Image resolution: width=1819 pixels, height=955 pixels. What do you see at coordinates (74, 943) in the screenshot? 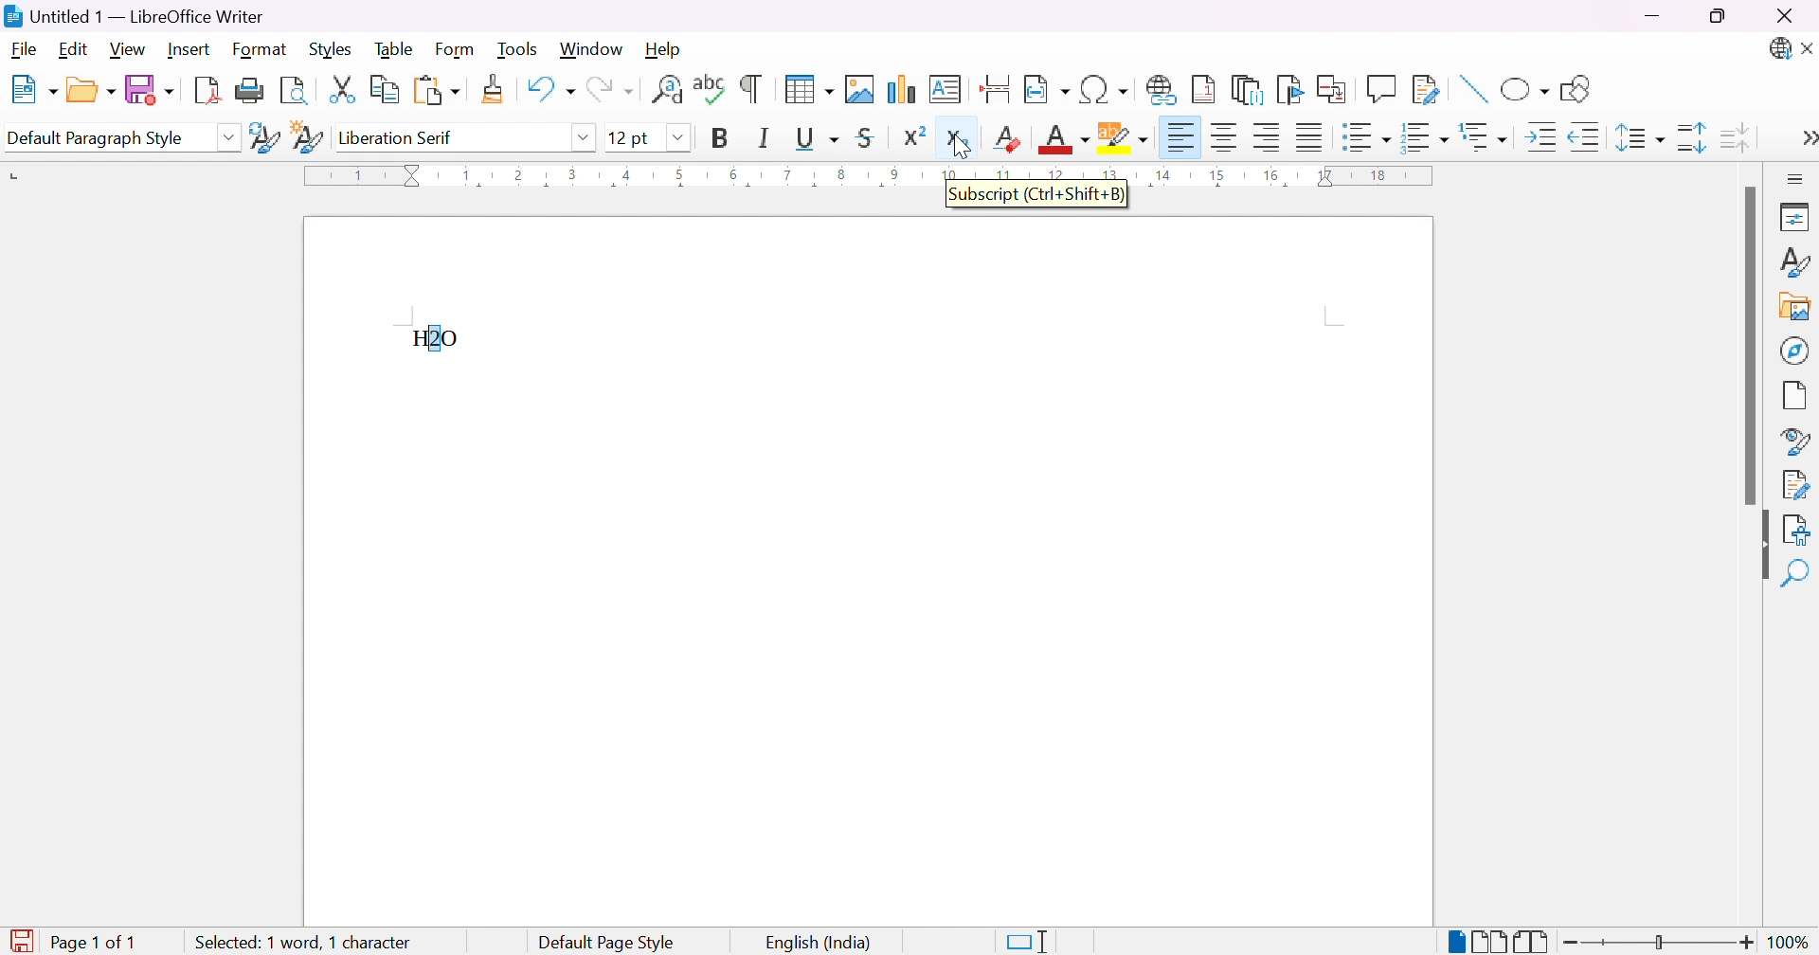
I see `Page 1 of 1` at bounding box center [74, 943].